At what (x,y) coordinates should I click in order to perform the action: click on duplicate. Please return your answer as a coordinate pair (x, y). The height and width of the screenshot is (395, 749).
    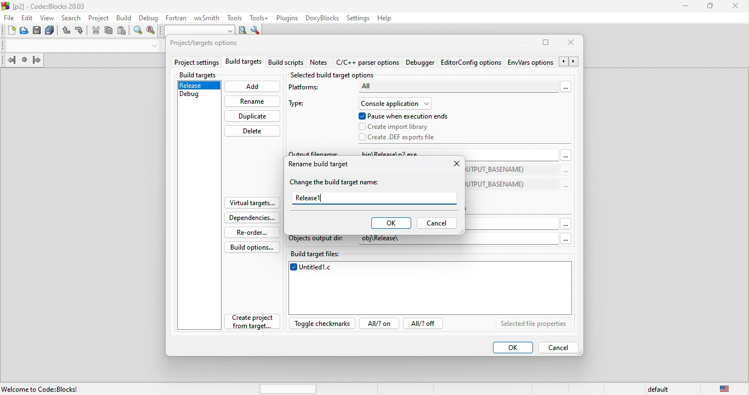
    Looking at the image, I should click on (253, 117).